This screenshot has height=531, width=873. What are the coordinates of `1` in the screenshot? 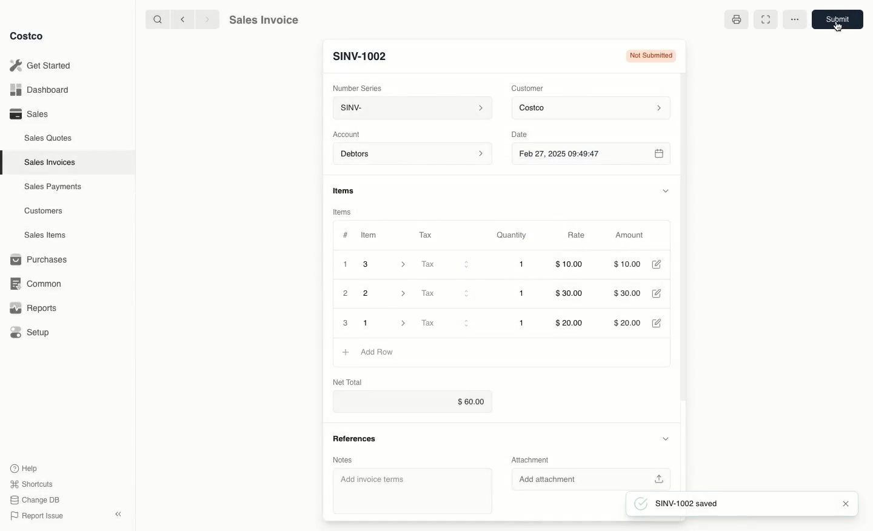 It's located at (386, 323).